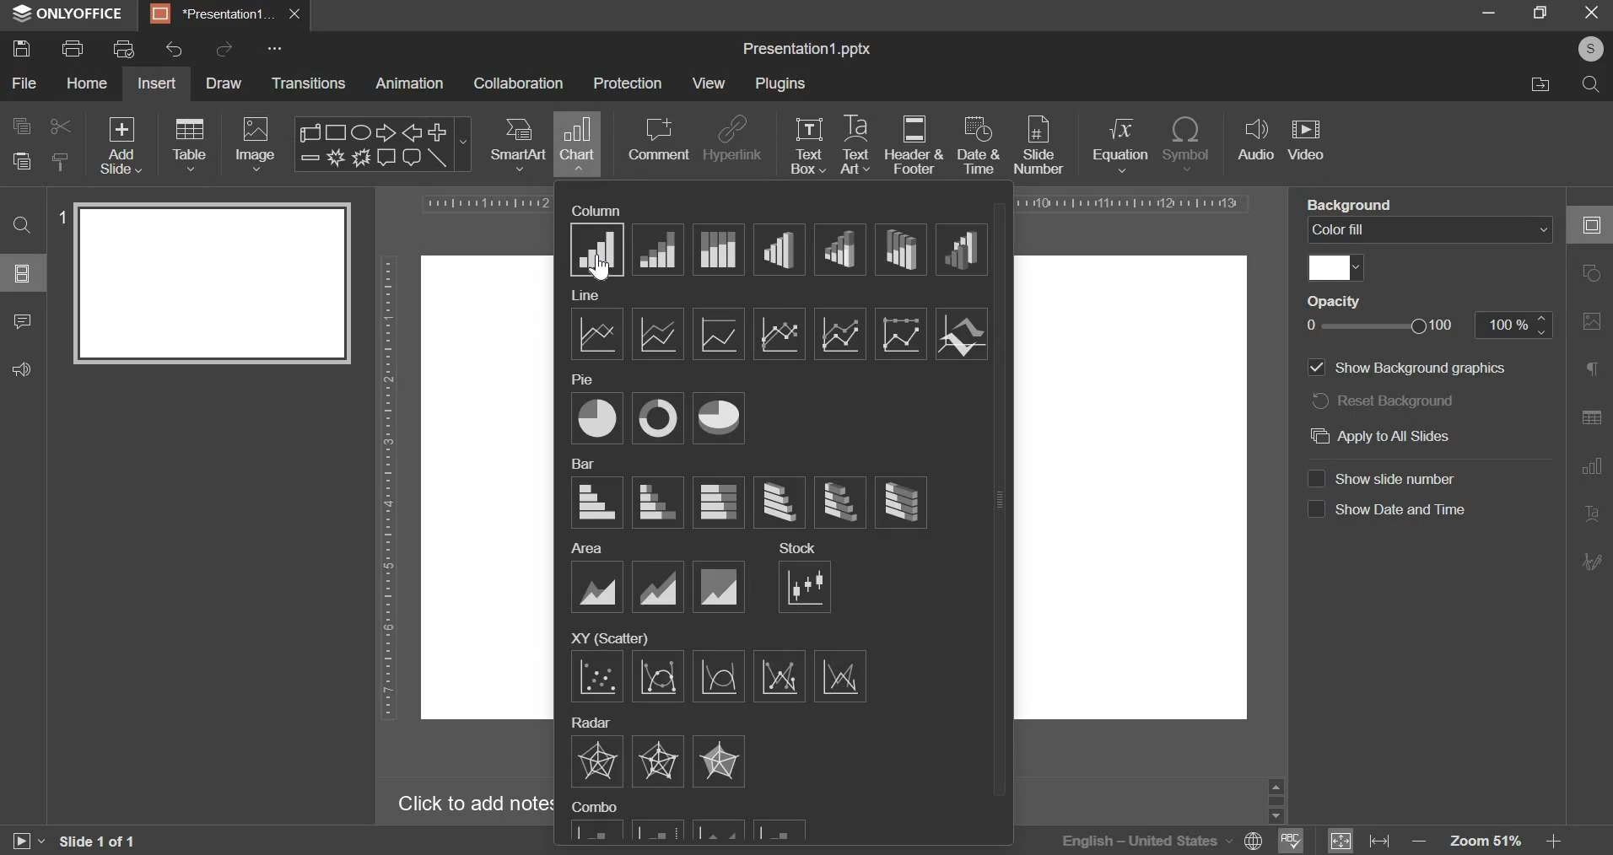  What do you see at coordinates (779, 80) in the screenshot?
I see `plugins` at bounding box center [779, 80].